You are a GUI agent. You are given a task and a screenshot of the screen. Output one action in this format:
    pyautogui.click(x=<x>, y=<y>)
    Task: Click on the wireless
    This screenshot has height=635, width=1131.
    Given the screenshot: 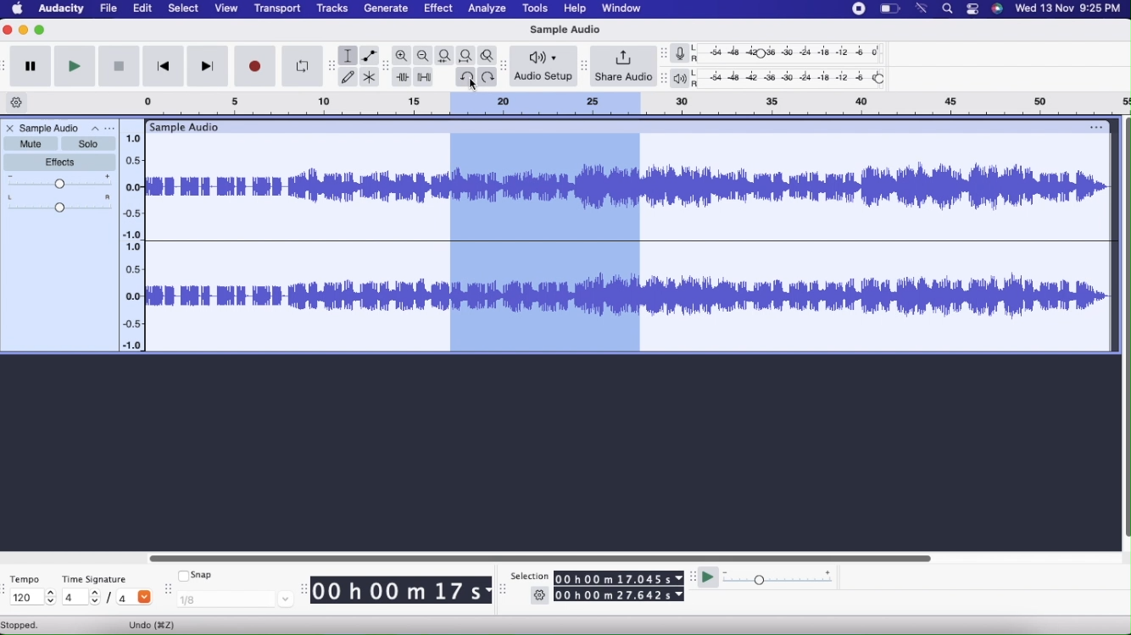 What is the action you would take?
    pyautogui.click(x=923, y=8)
    